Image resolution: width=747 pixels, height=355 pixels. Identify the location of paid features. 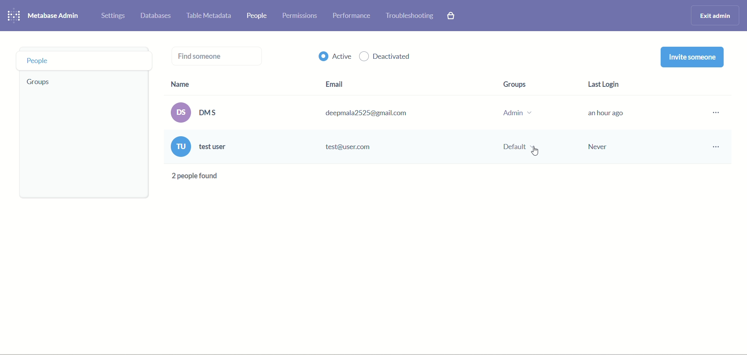
(453, 16).